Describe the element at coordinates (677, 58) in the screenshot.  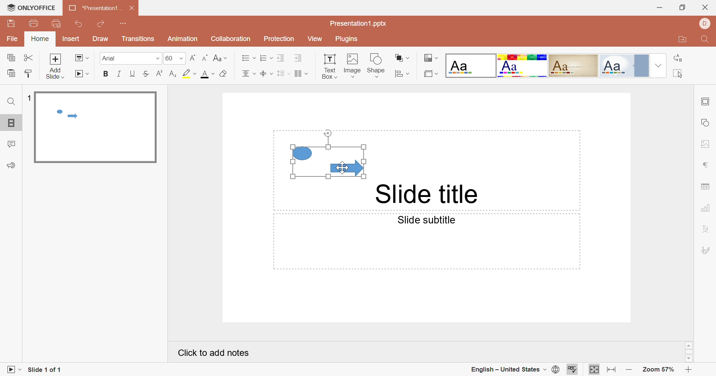
I see `Replace` at that location.